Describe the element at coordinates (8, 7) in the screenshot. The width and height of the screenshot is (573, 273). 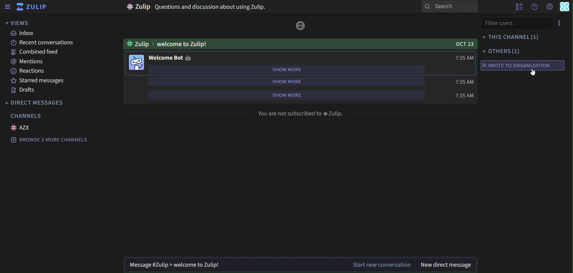
I see `sidebar` at that location.